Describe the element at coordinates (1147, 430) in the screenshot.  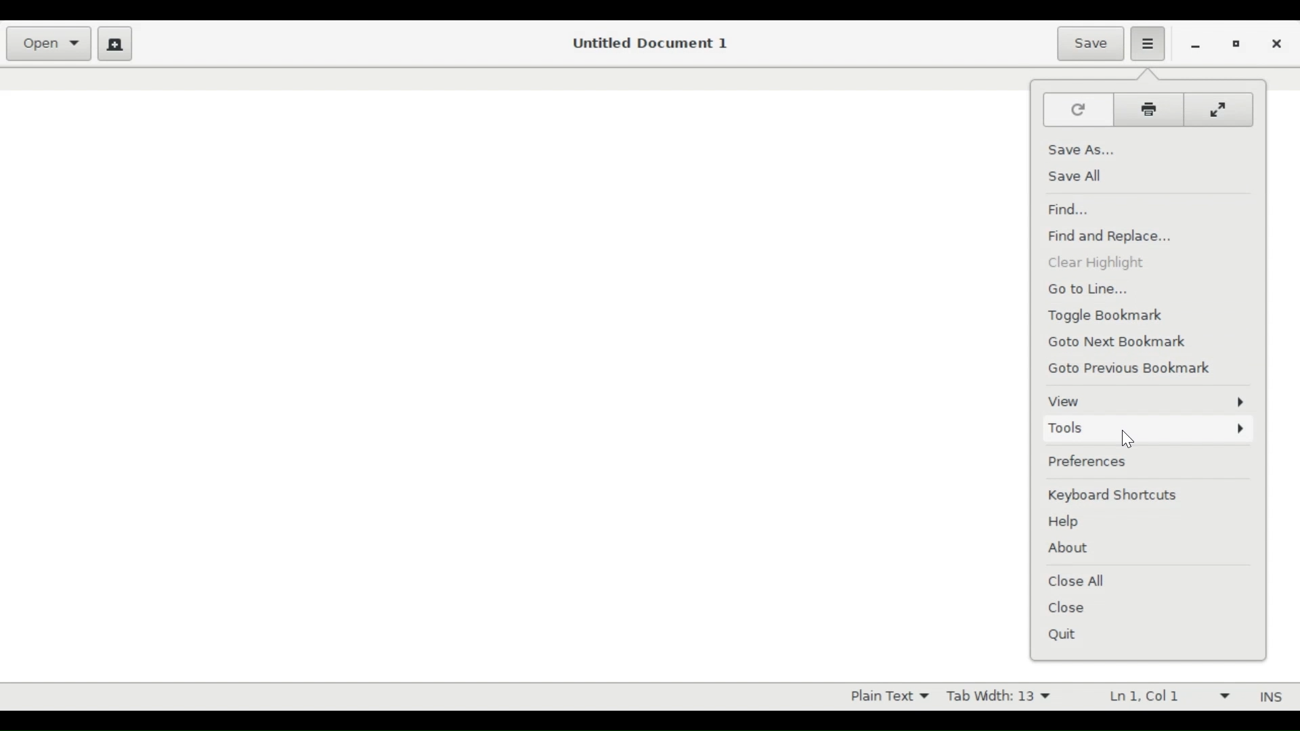
I see `Tools` at that location.